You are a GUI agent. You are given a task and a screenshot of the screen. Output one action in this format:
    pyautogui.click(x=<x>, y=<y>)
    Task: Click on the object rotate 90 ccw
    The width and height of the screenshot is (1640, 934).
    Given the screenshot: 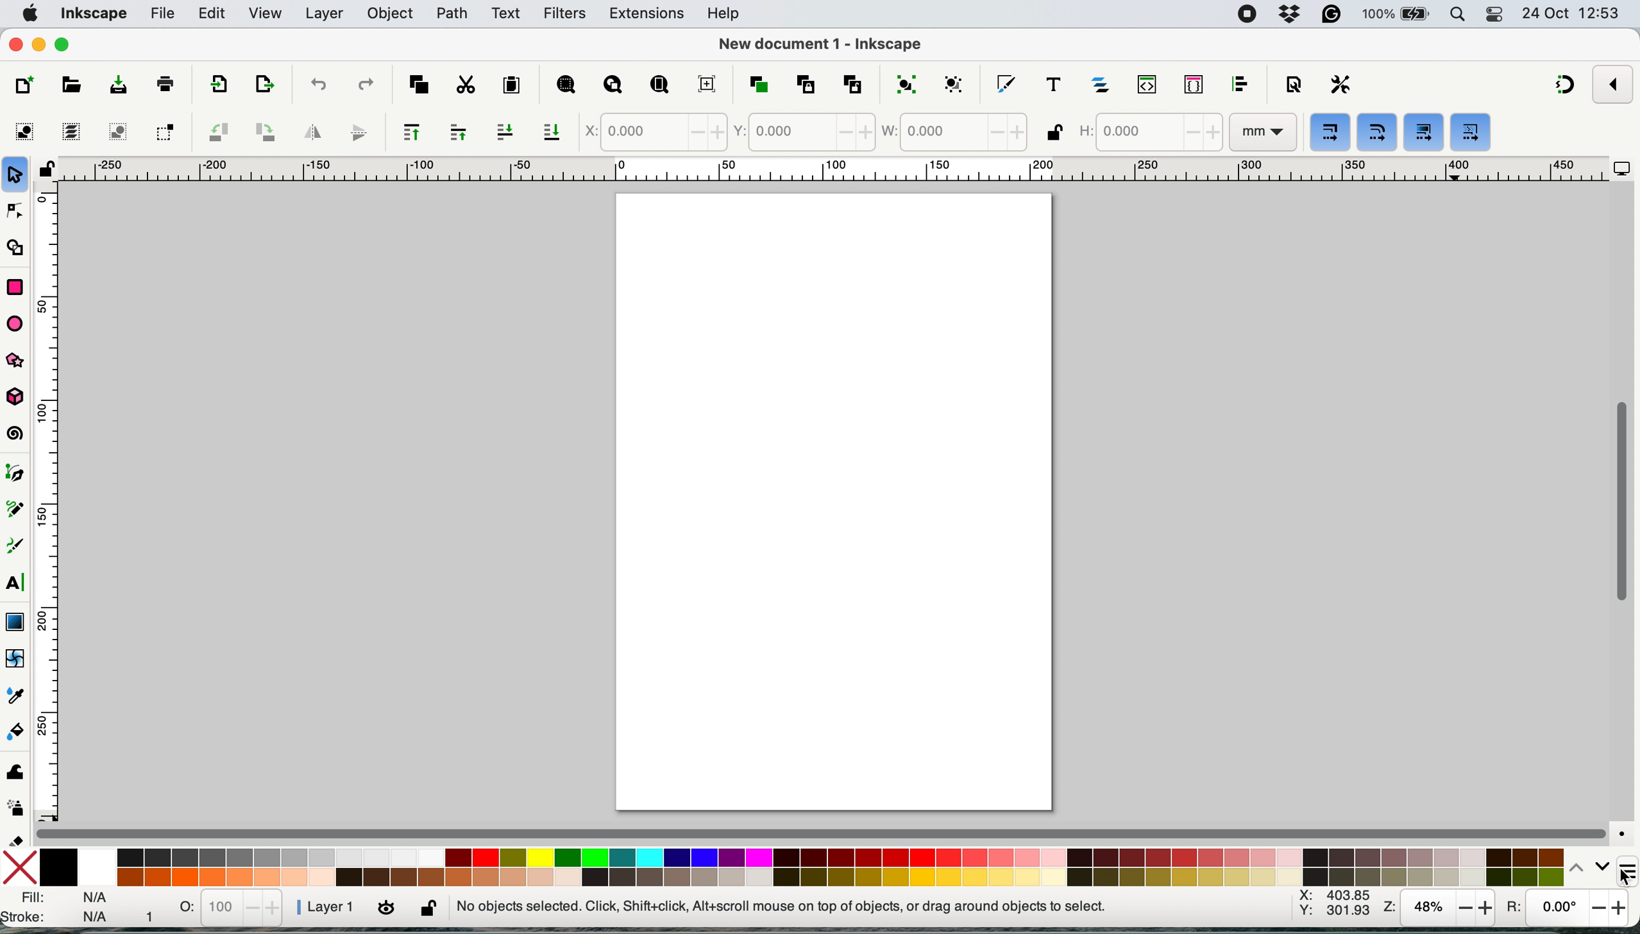 What is the action you would take?
    pyautogui.click(x=216, y=131)
    